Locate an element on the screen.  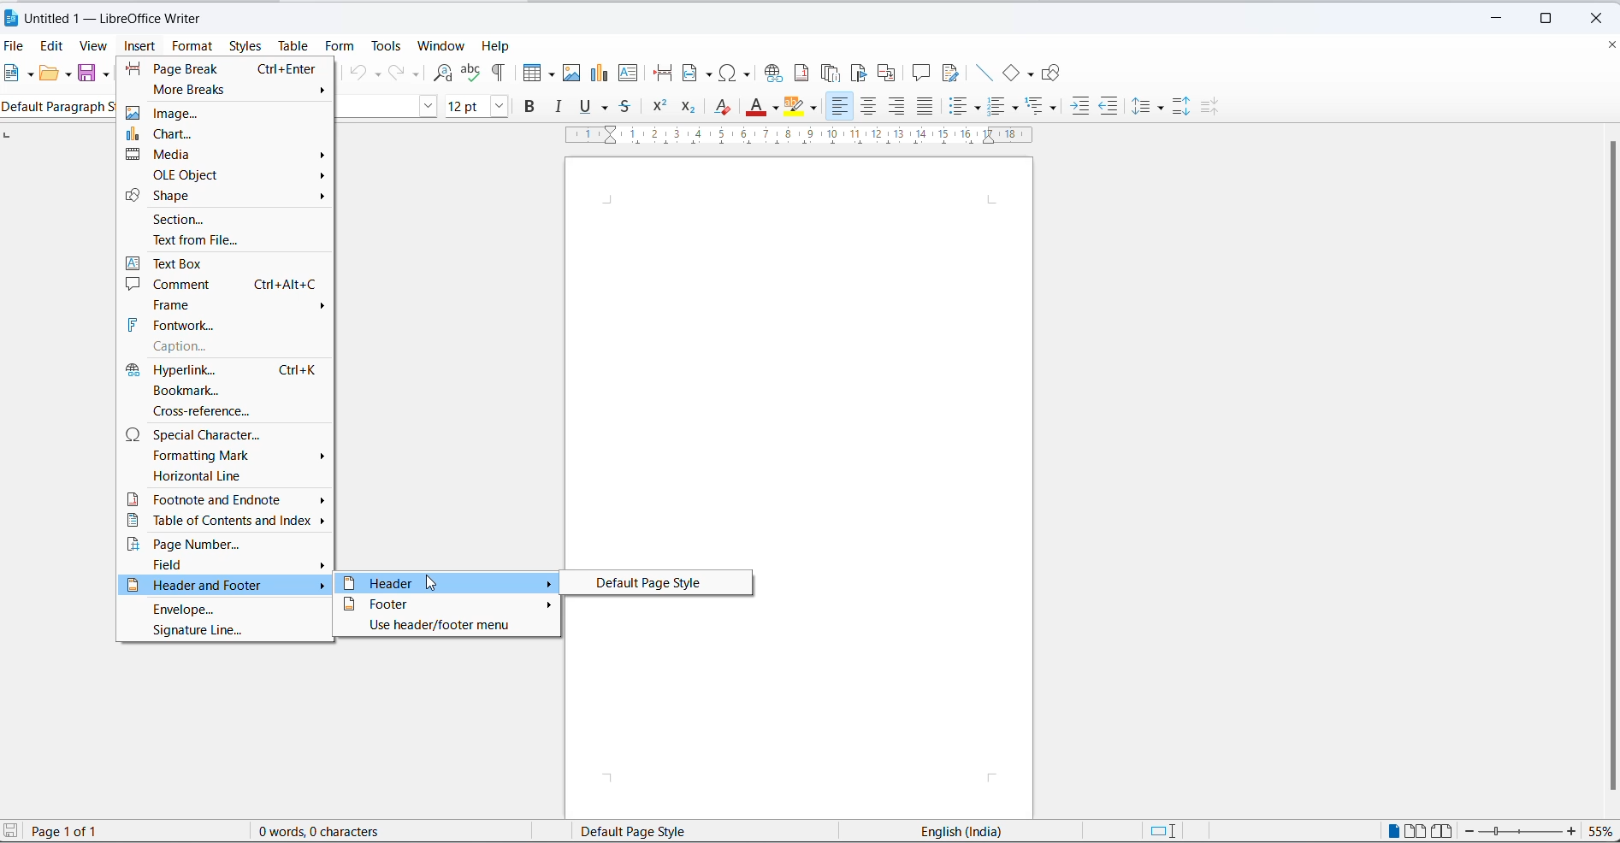
line spacing options is located at coordinates (1163, 107).